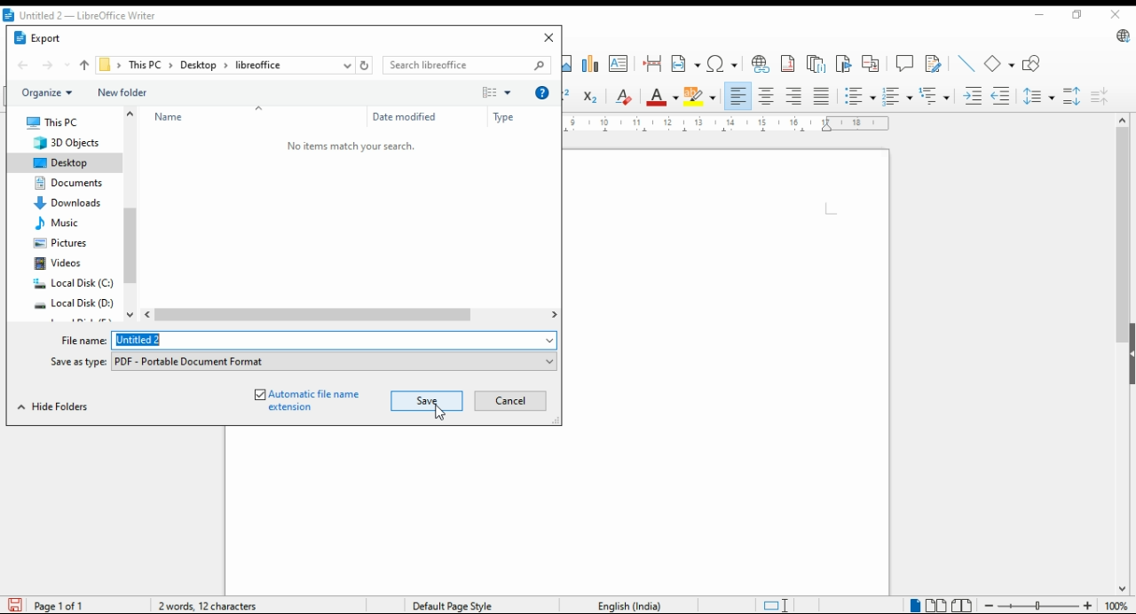  I want to click on new folder, so click(125, 93).